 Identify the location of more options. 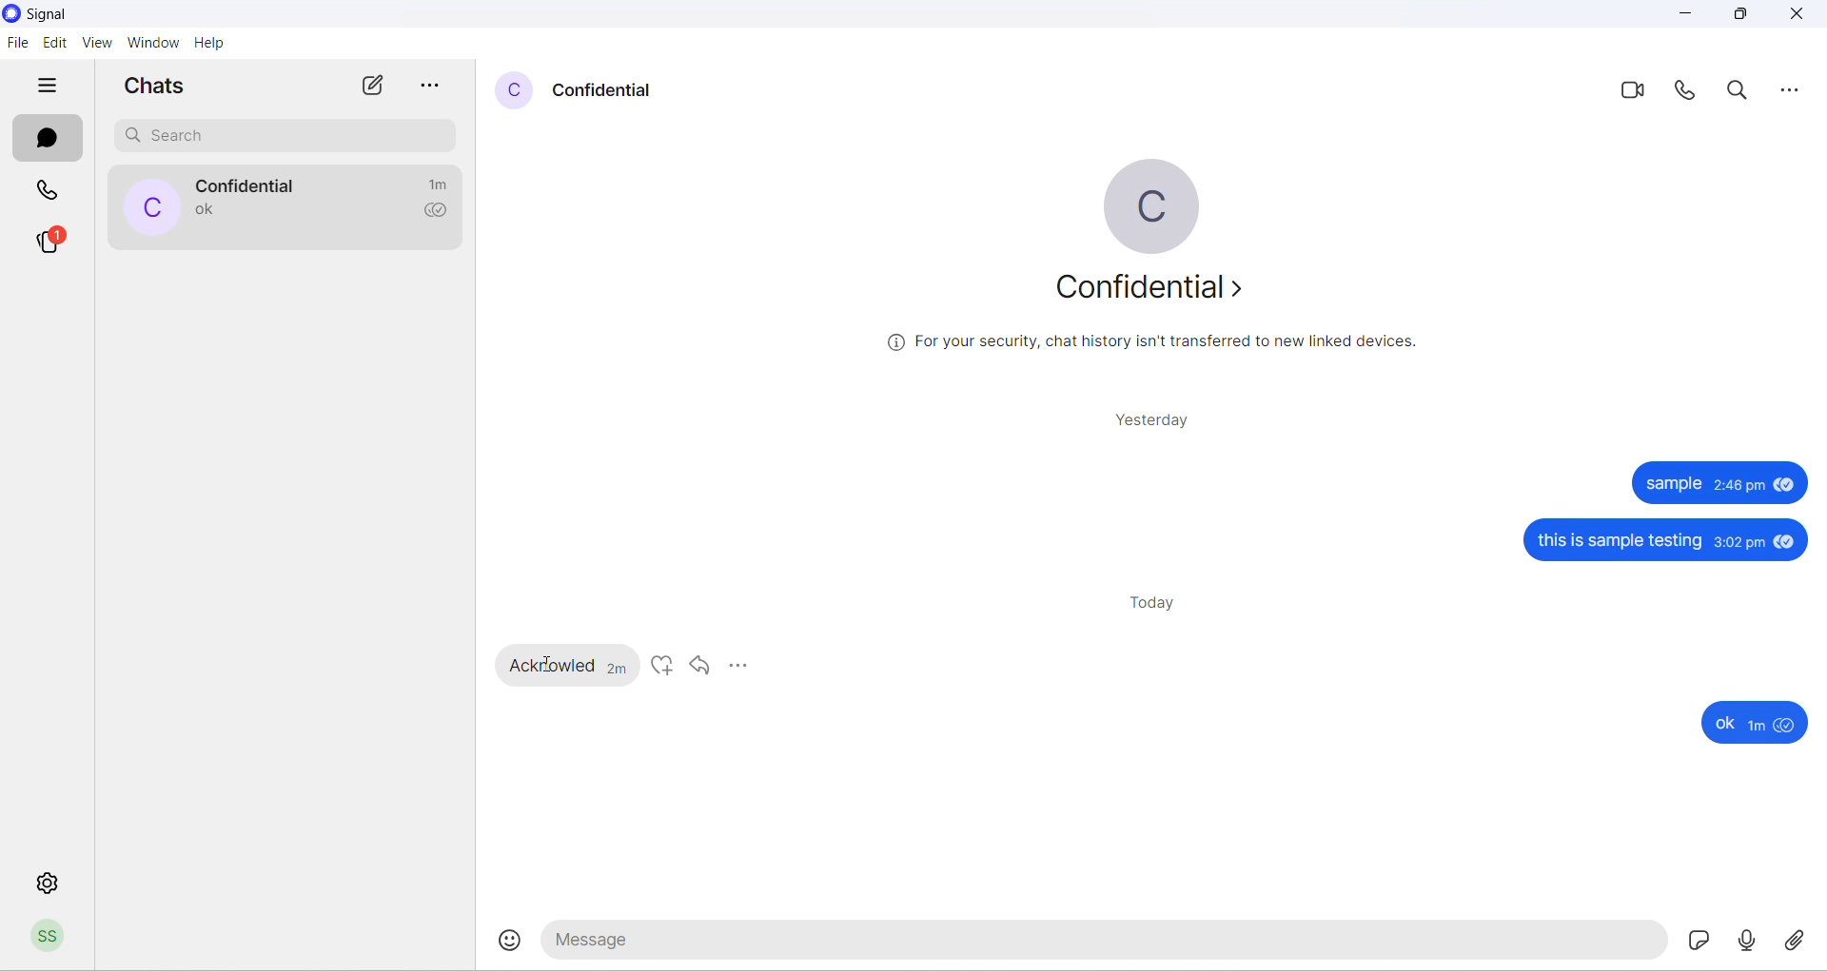
(433, 87).